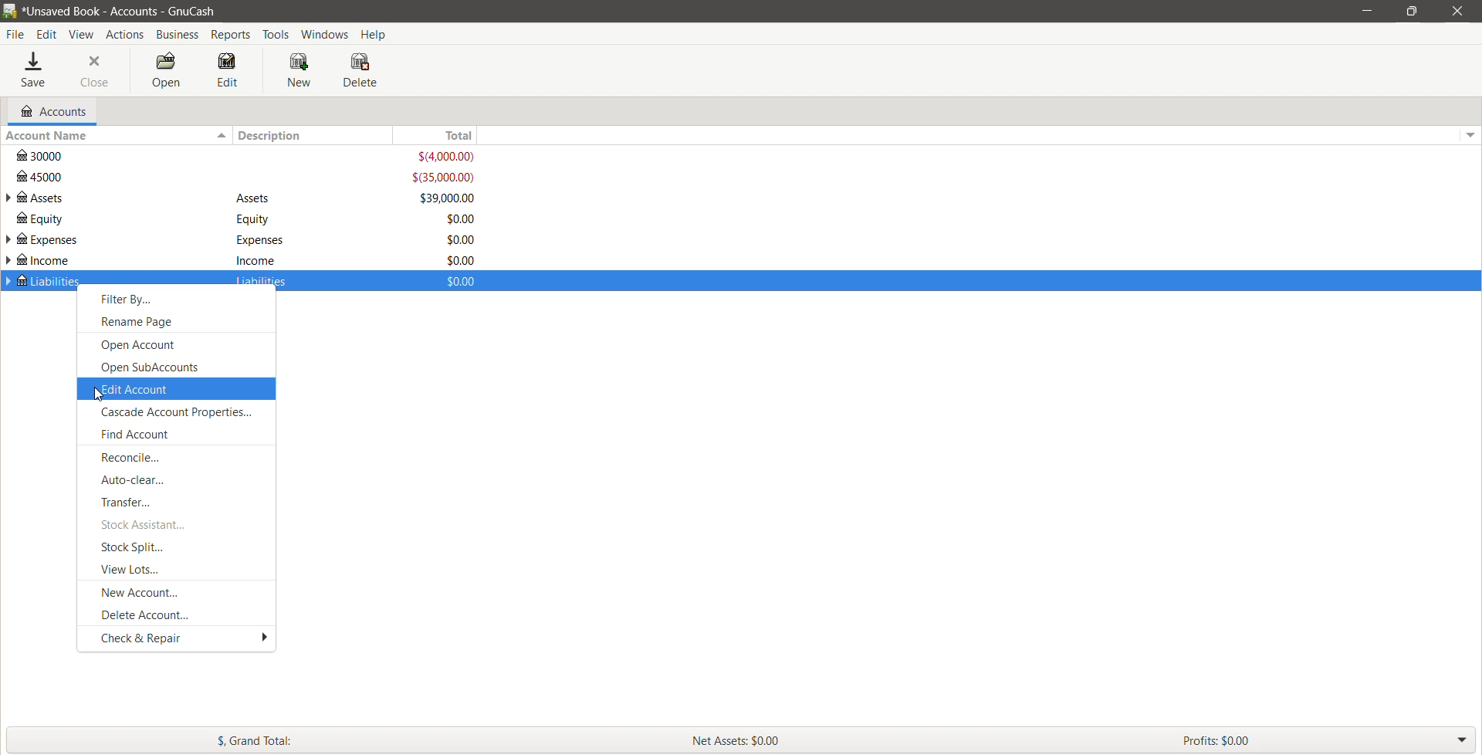 The height and width of the screenshot is (755, 1482). I want to click on Open Account, so click(141, 346).